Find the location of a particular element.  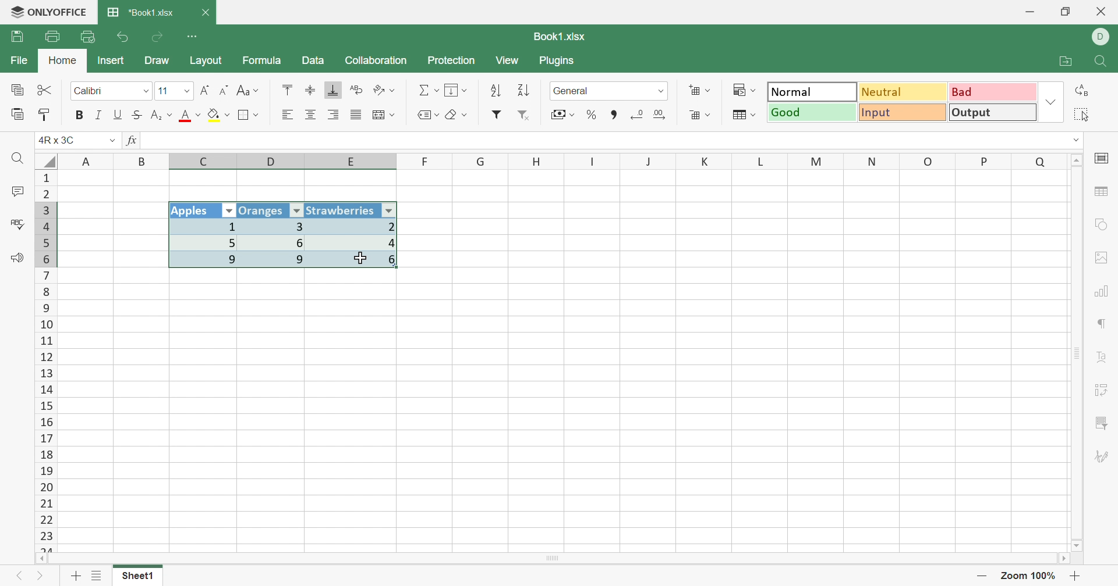

9 is located at coordinates (279, 260).